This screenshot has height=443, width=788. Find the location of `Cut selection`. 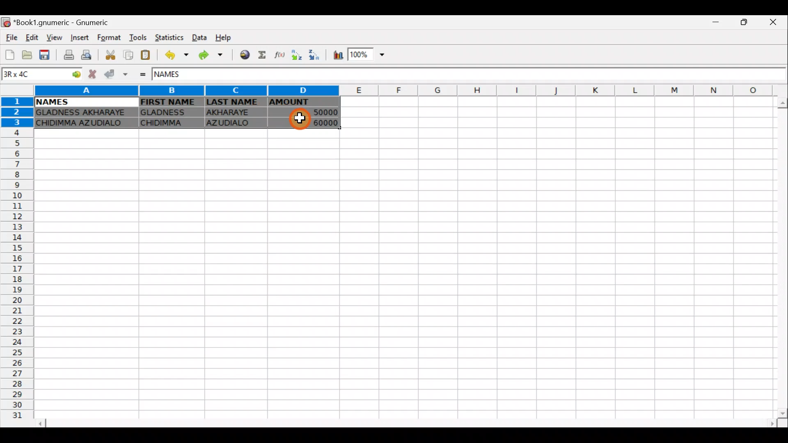

Cut selection is located at coordinates (112, 56).